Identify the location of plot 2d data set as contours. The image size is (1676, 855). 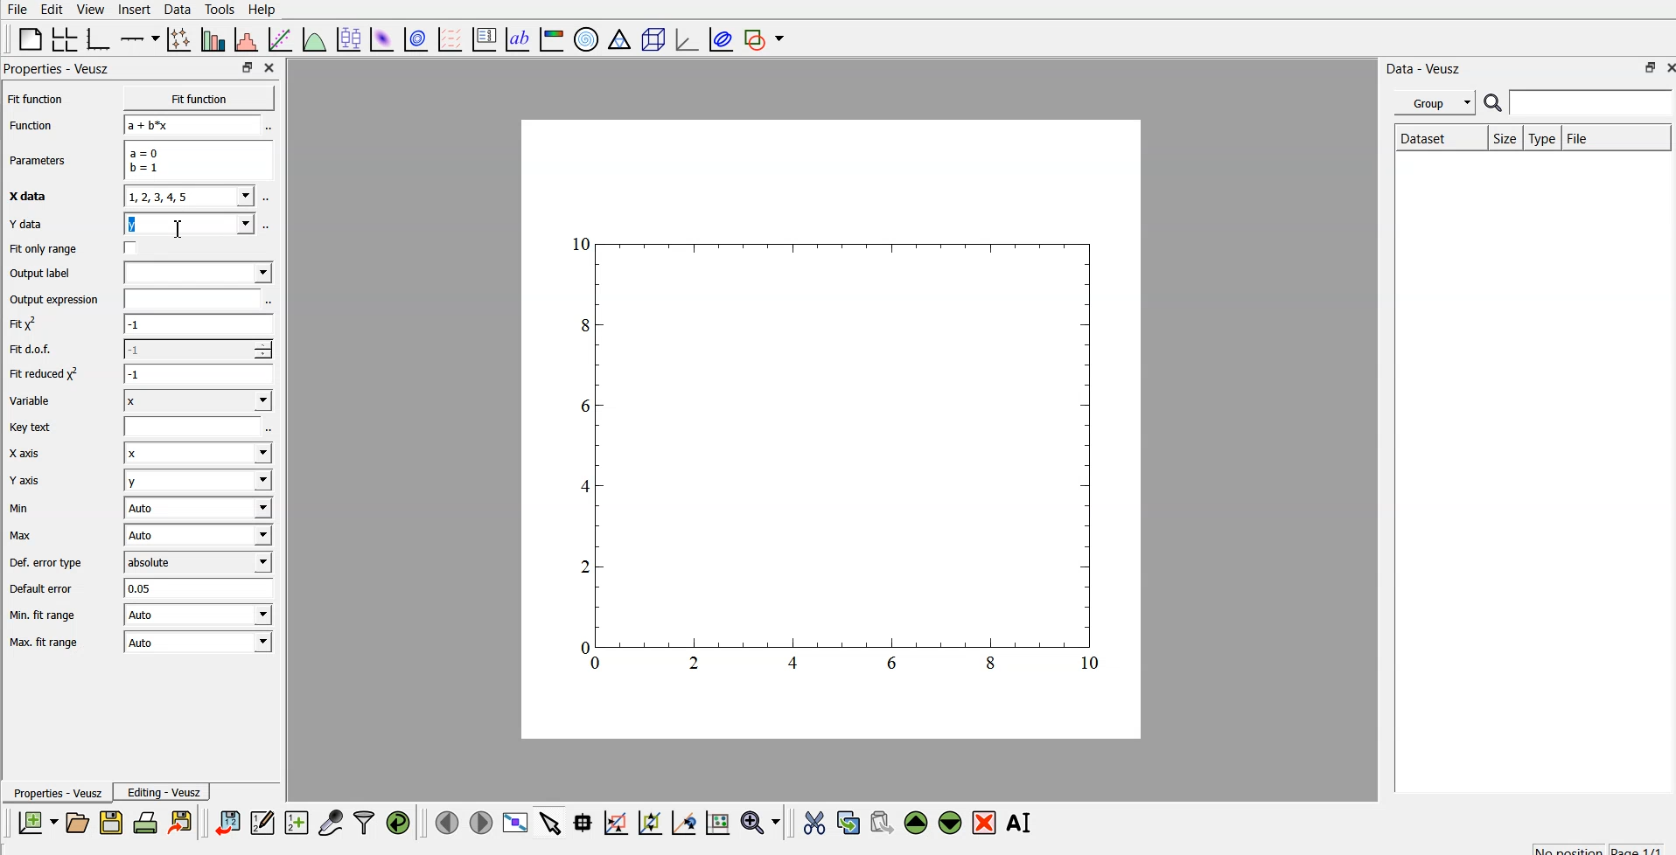
(415, 40).